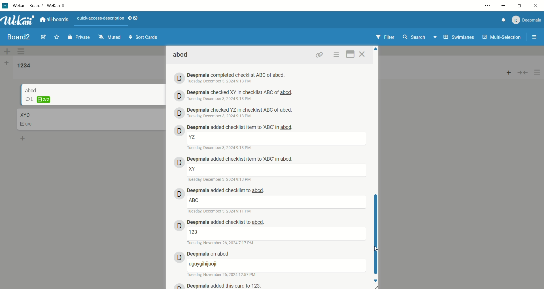 The height and width of the screenshot is (289, 544). Describe the element at coordinates (178, 95) in the screenshot. I see `avatar` at that location.